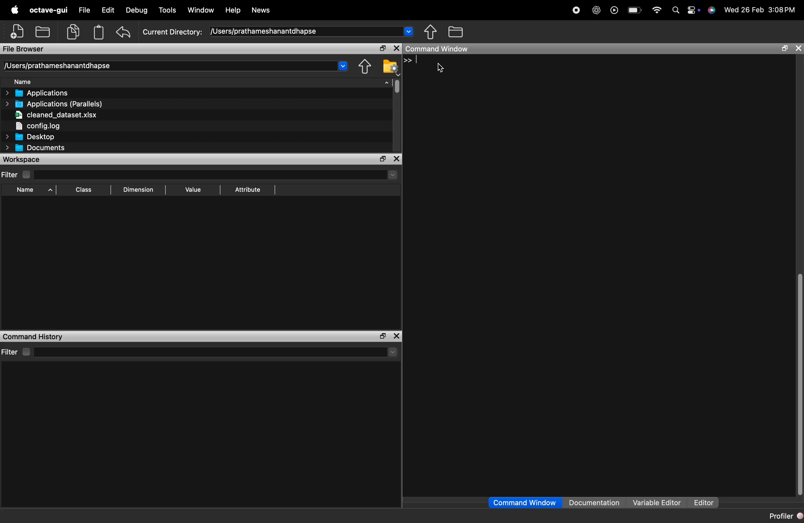 This screenshot has width=804, height=523. Describe the element at coordinates (232, 10) in the screenshot. I see `Help` at that location.